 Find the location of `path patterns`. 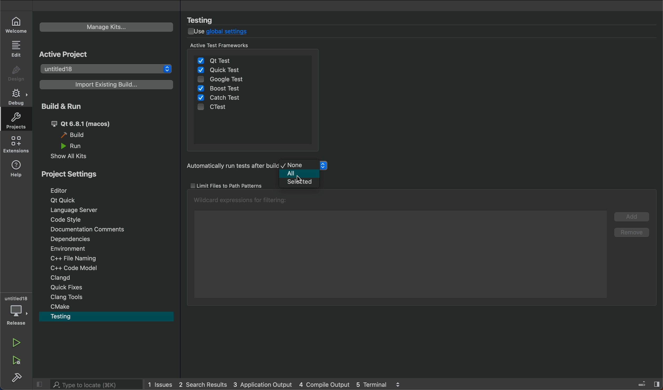

path patterns is located at coordinates (229, 186).